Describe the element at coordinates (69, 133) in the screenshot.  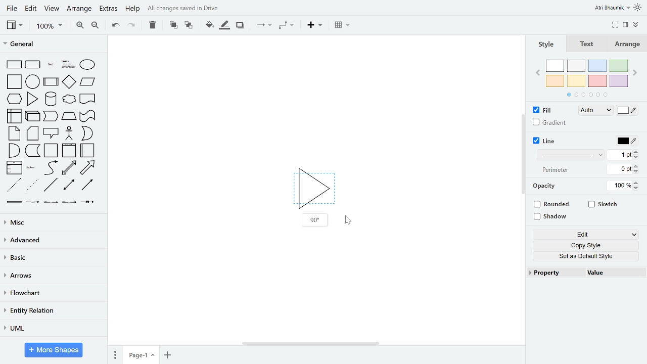
I see `actor` at that location.